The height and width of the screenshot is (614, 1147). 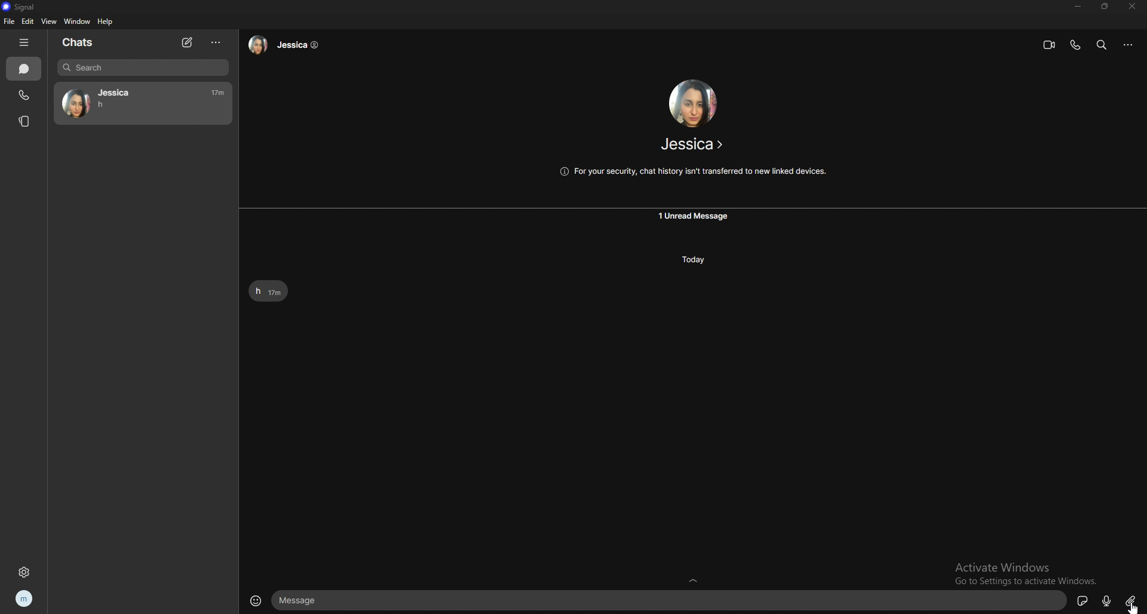 I want to click on 17  m, so click(x=276, y=293).